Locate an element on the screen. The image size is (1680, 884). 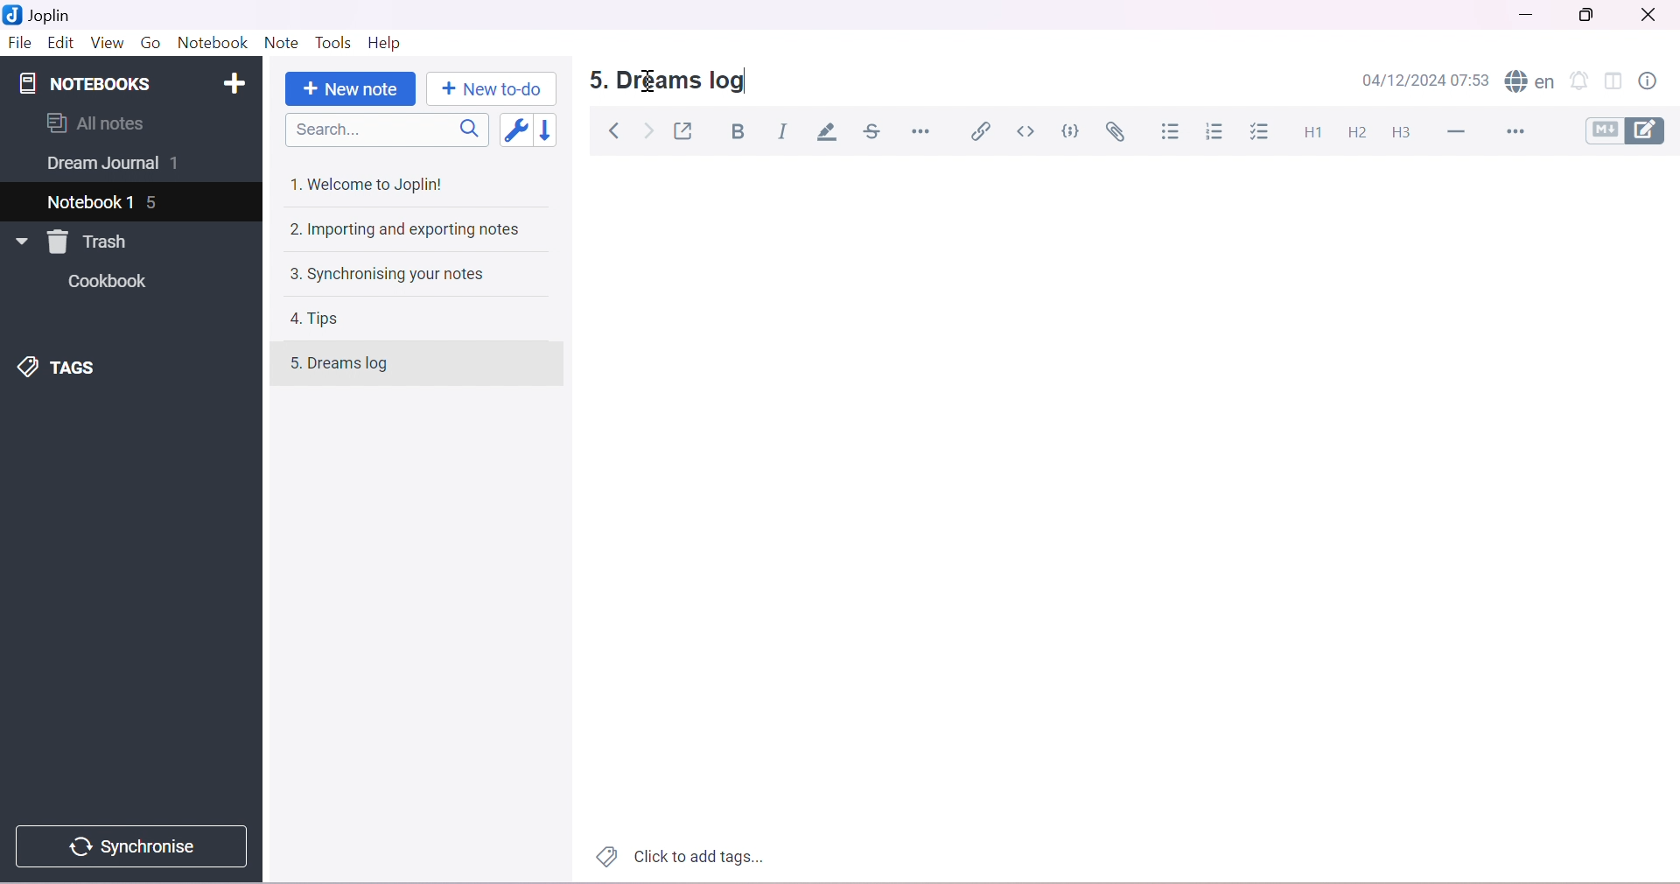
1 is located at coordinates (180, 165).